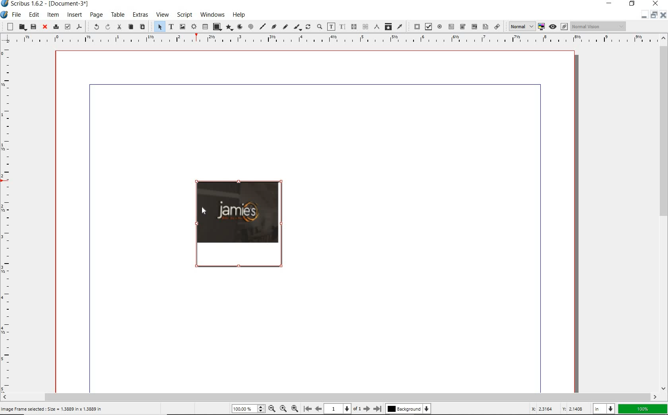 The image size is (668, 415). What do you see at coordinates (204, 27) in the screenshot?
I see `table` at bounding box center [204, 27].